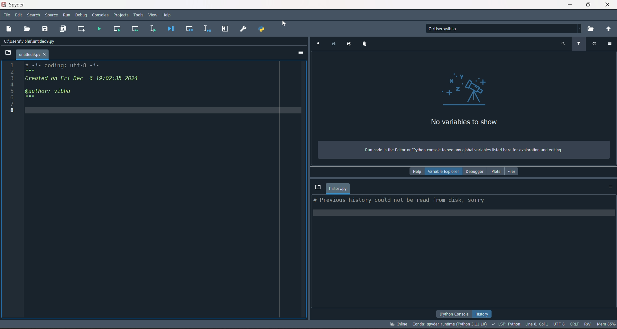 Image resolution: width=617 pixels, height=329 pixels. What do you see at coordinates (284, 23) in the screenshot?
I see `cursor` at bounding box center [284, 23].